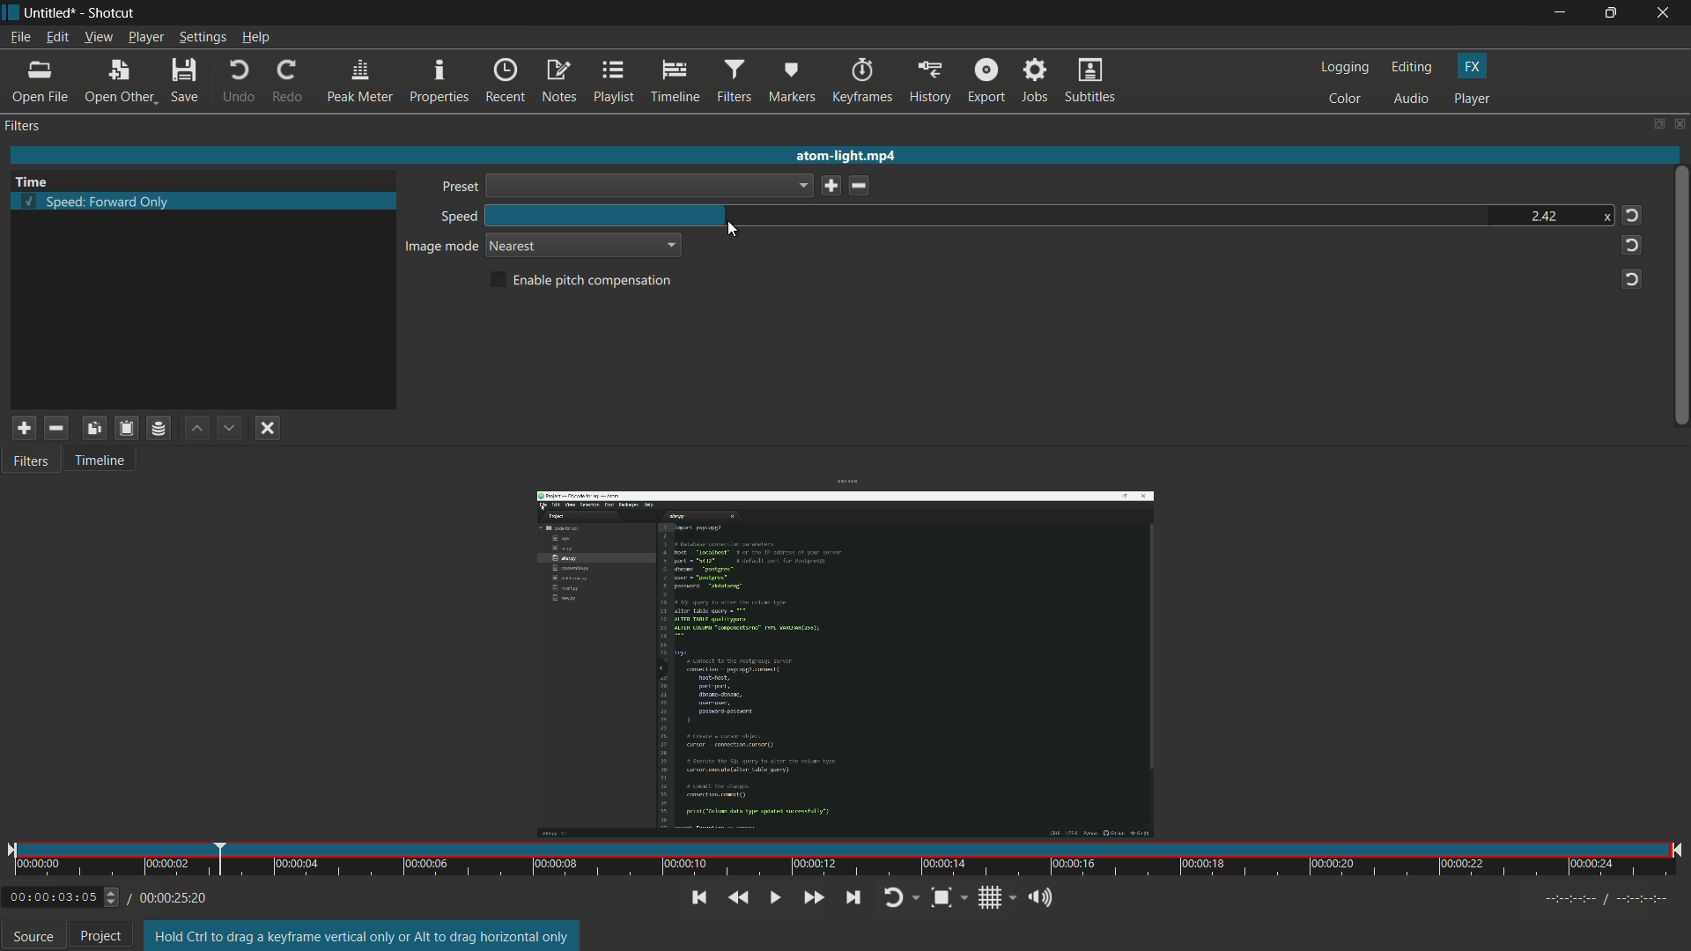 The height and width of the screenshot is (951, 1691). What do you see at coordinates (239, 82) in the screenshot?
I see `undo` at bounding box center [239, 82].